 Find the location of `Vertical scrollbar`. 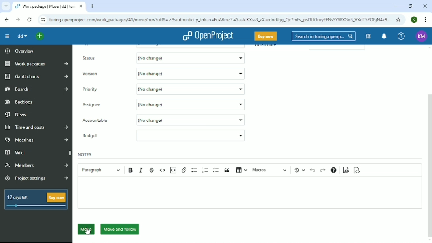

Vertical scrollbar is located at coordinates (428, 121).